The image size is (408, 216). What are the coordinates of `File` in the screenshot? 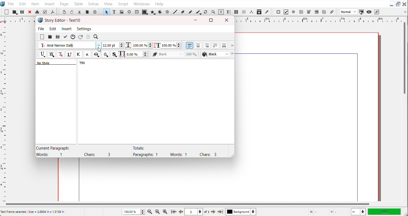 It's located at (41, 28).